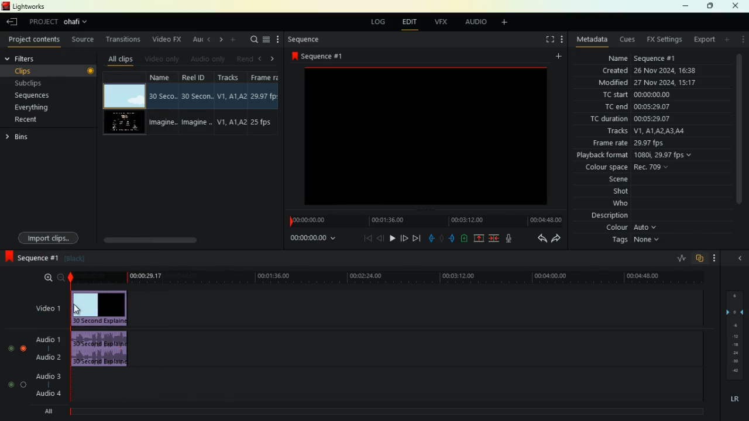  What do you see at coordinates (36, 119) in the screenshot?
I see `recent` at bounding box center [36, 119].